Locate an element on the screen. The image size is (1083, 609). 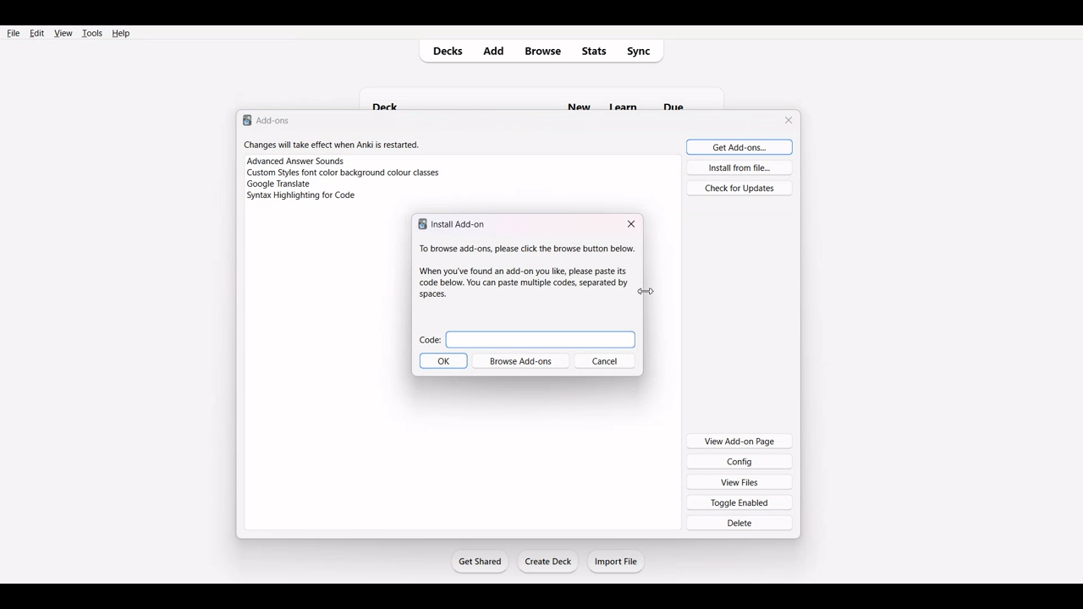
Get Add-ons is located at coordinates (736, 146).